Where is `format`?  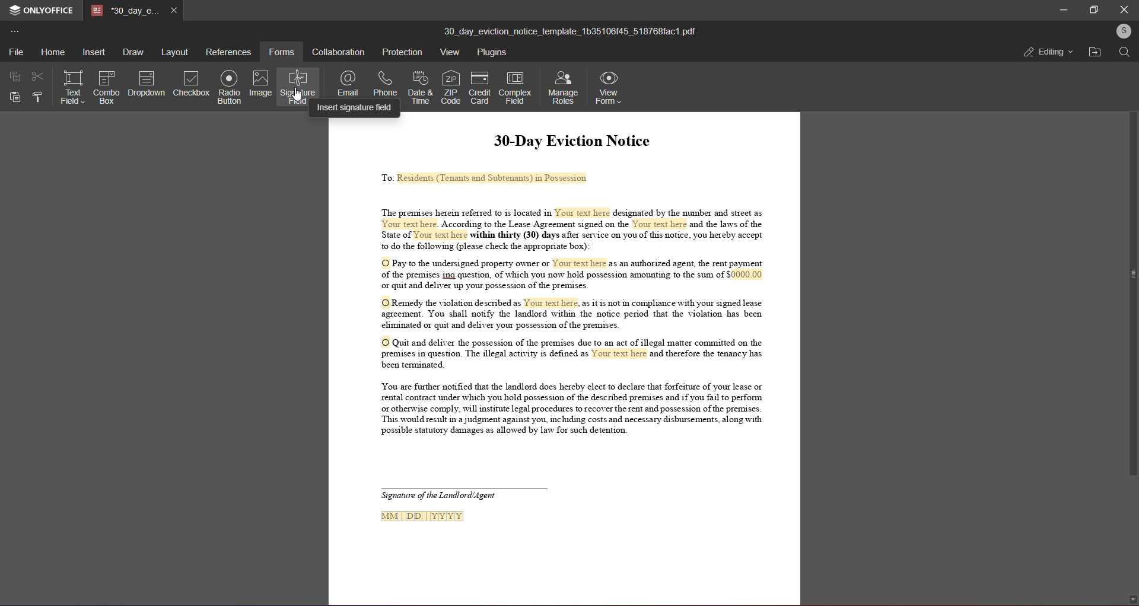
format is located at coordinates (38, 98).